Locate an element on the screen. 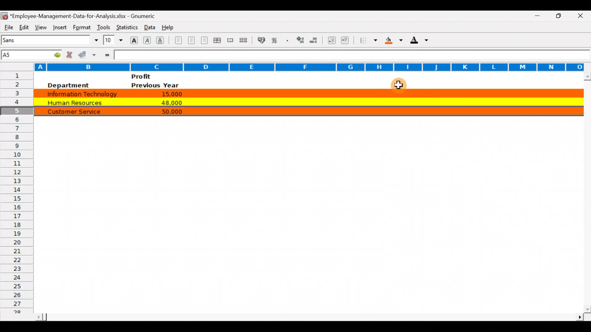 This screenshot has height=332, width=591. Edit is located at coordinates (24, 26).